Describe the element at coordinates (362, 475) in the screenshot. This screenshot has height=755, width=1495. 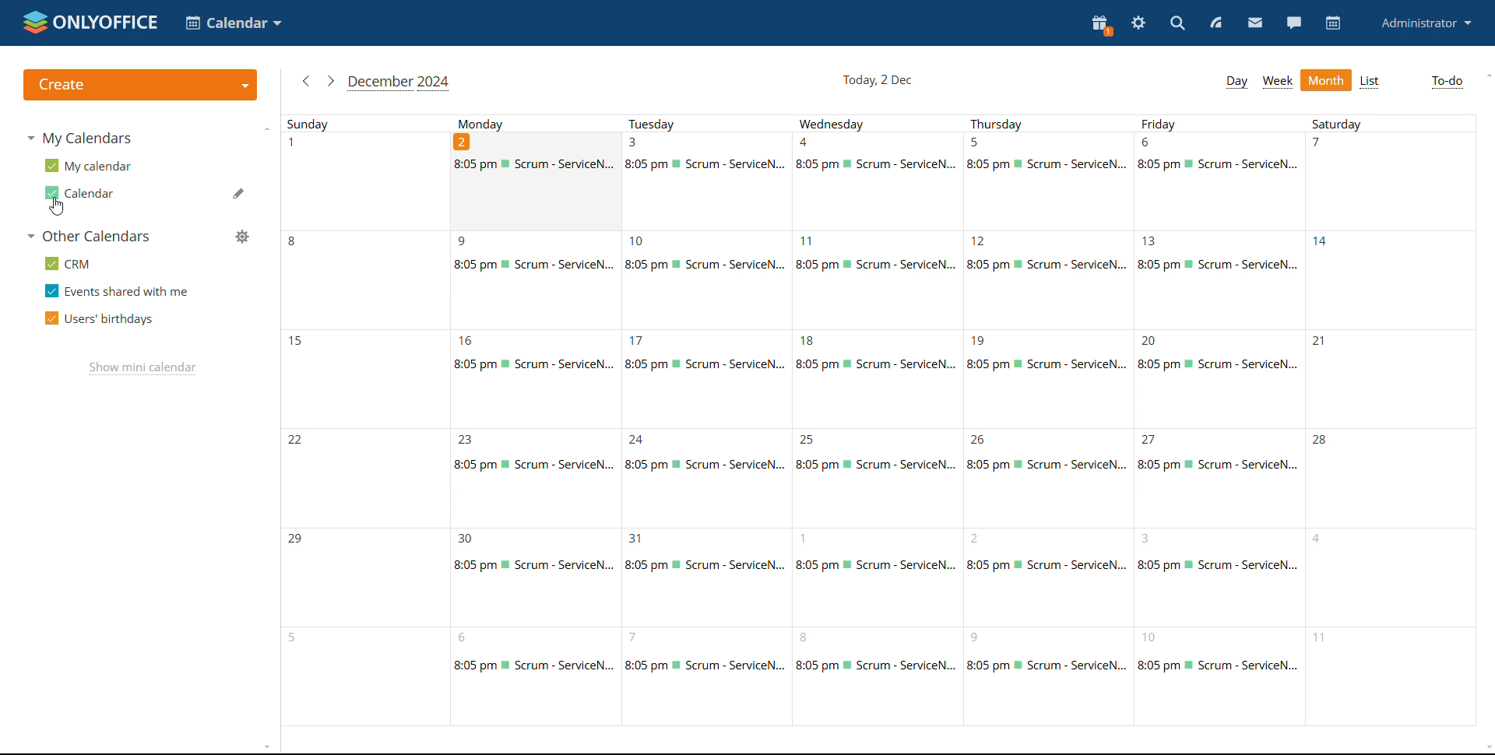
I see `22` at that location.